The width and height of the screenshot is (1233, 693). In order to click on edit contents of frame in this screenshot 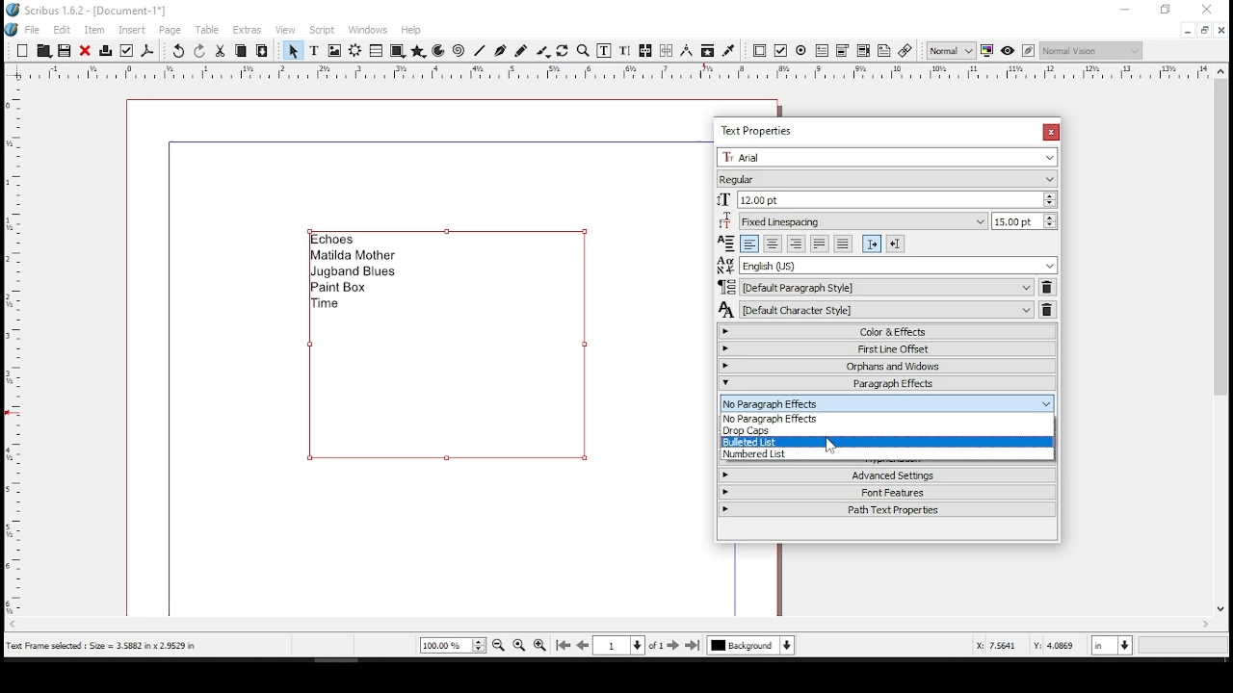, I will do `click(603, 51)`.